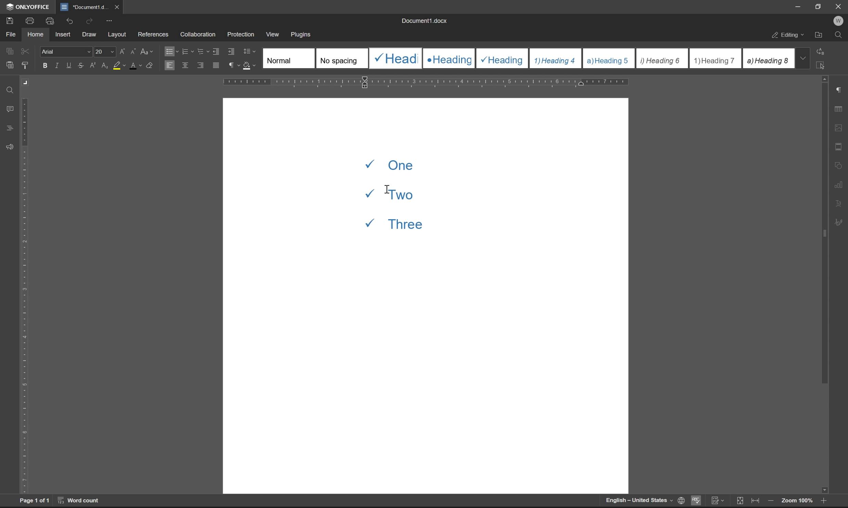  What do you see at coordinates (768, 58) in the screenshot?
I see `Heading 8` at bounding box center [768, 58].